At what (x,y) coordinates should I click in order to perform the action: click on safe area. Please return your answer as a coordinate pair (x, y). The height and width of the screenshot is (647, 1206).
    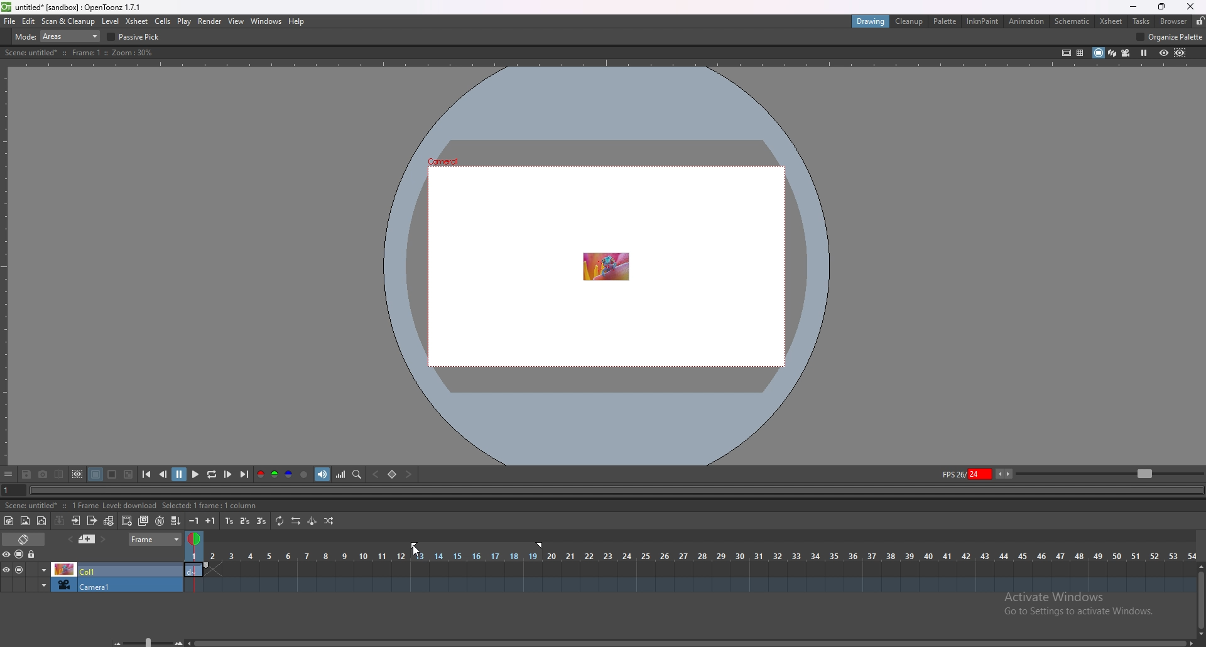
    Looking at the image, I should click on (1067, 53).